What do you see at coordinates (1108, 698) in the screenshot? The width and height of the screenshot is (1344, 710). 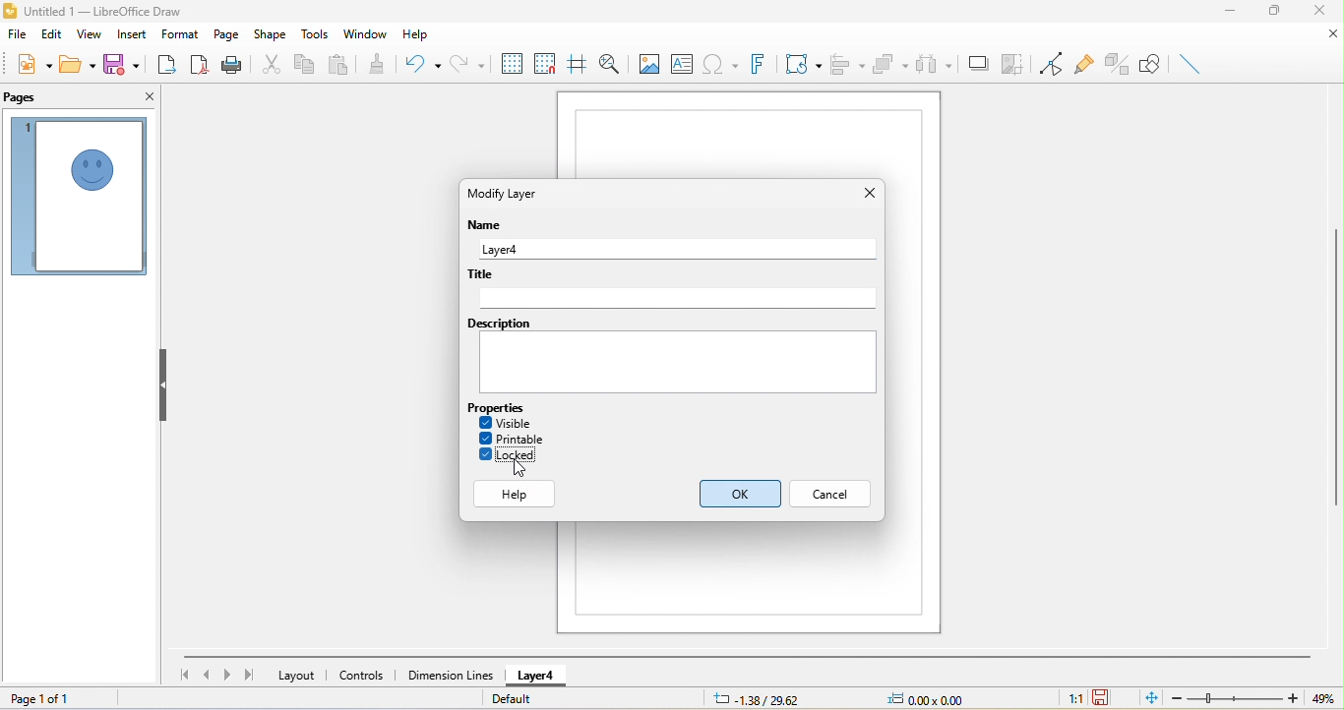 I see `the document has not been modified since the last save ` at bounding box center [1108, 698].